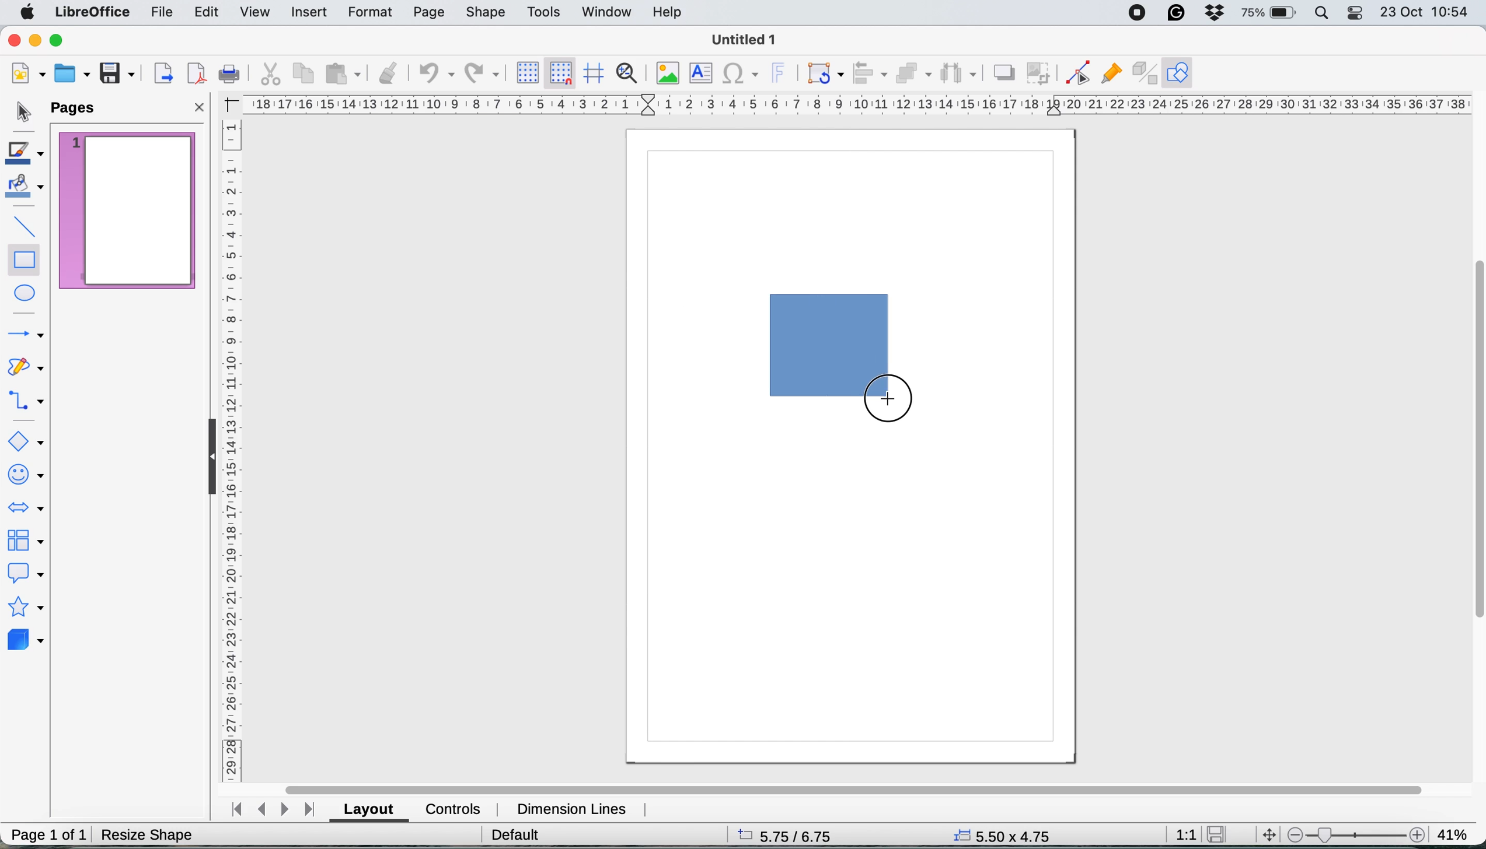 The height and width of the screenshot is (849, 1486). I want to click on open, so click(72, 75).